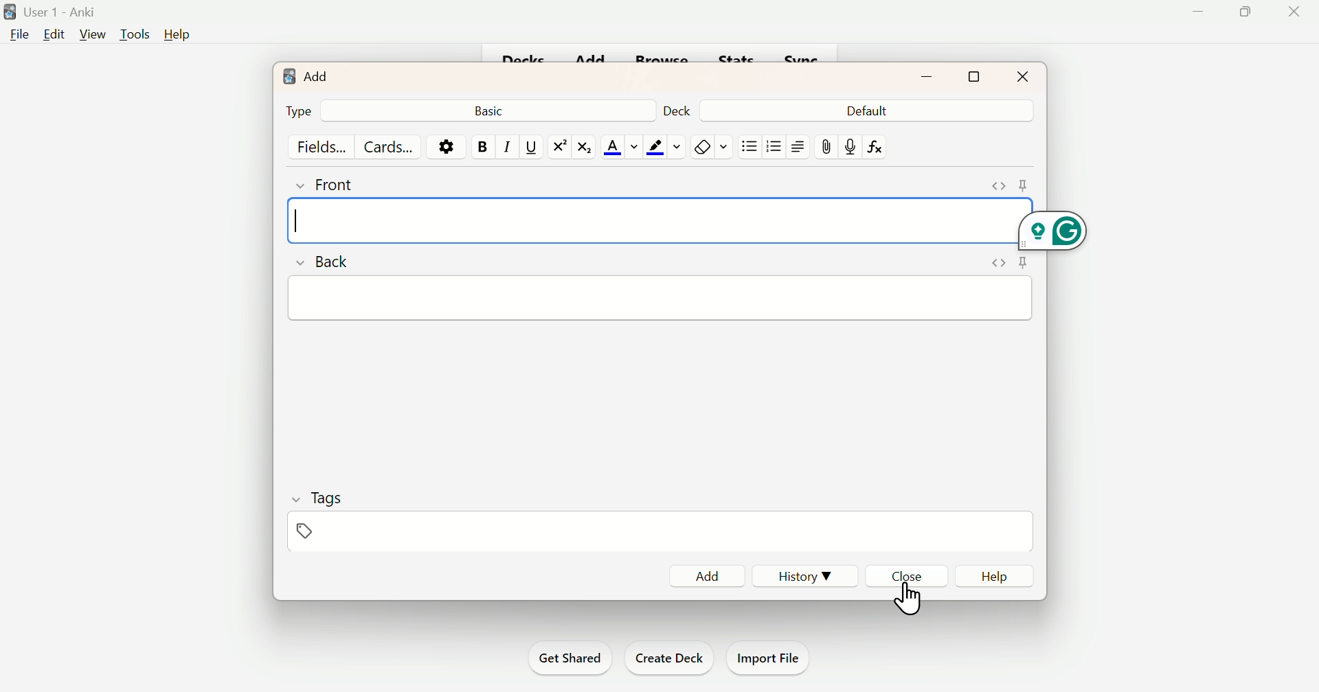 This screenshot has height=692, width=1319. Describe the element at coordinates (325, 147) in the screenshot. I see `Fields...` at that location.